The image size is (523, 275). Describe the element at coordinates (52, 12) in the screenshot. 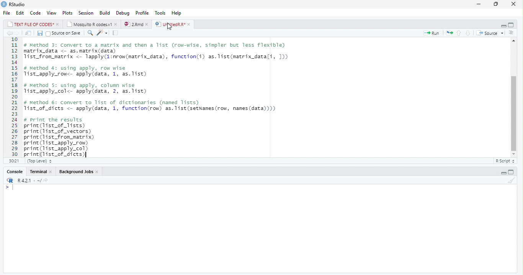

I see `View` at that location.